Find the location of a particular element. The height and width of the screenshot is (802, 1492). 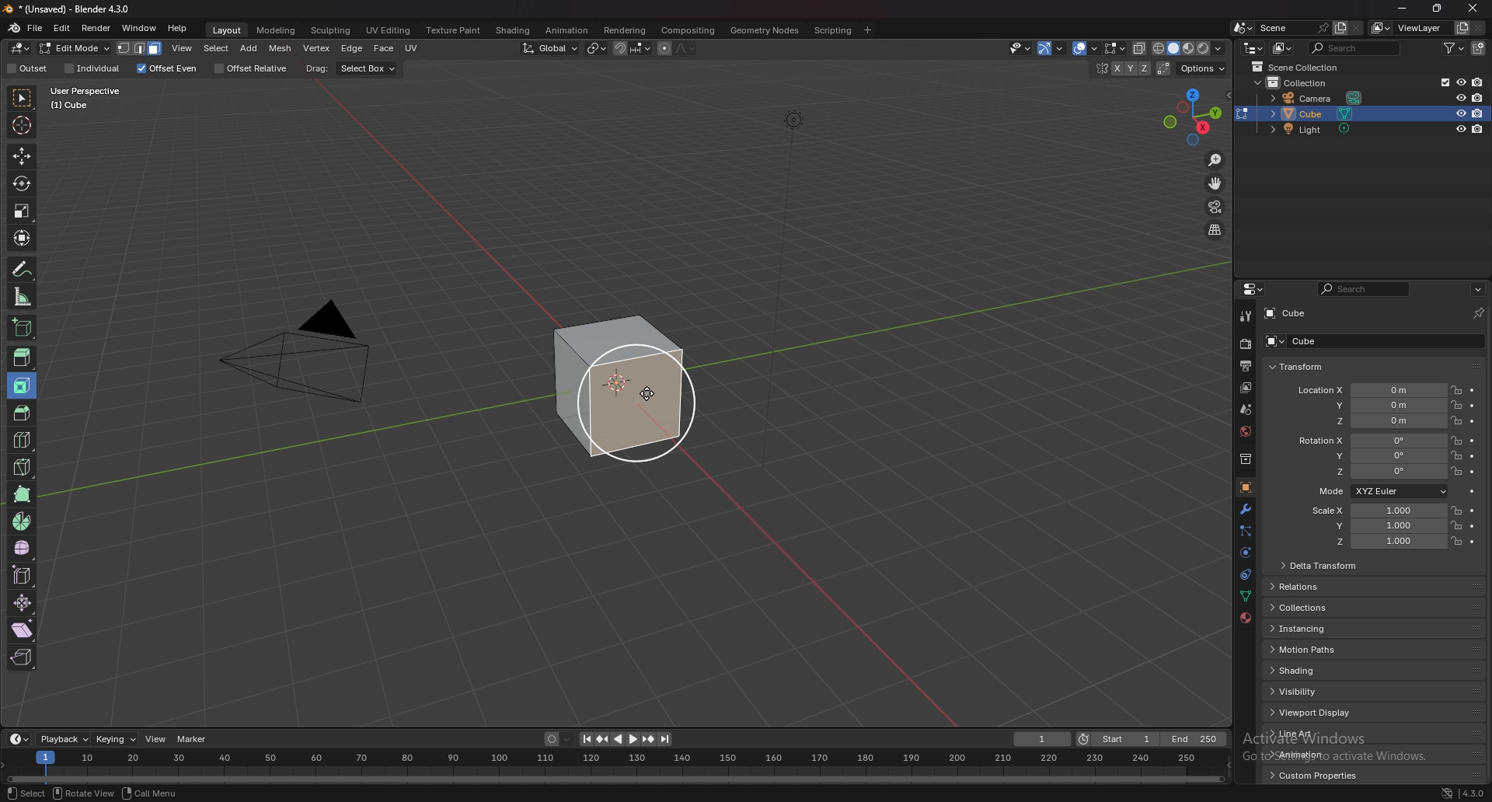

layout is located at coordinates (228, 31).